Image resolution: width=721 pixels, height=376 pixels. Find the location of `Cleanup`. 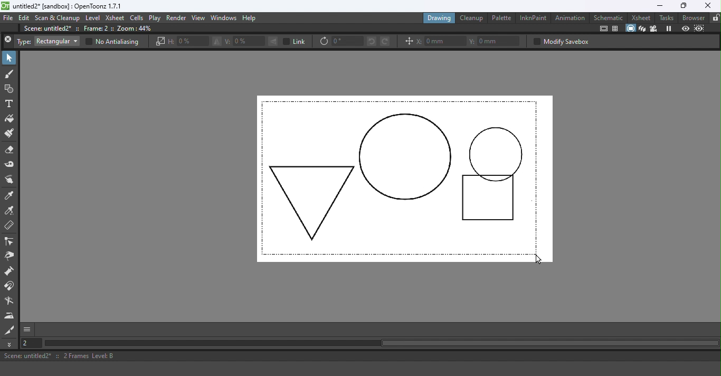

Cleanup is located at coordinates (472, 18).